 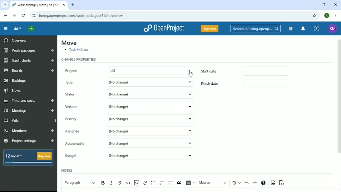 I want to click on Version, so click(x=72, y=107).